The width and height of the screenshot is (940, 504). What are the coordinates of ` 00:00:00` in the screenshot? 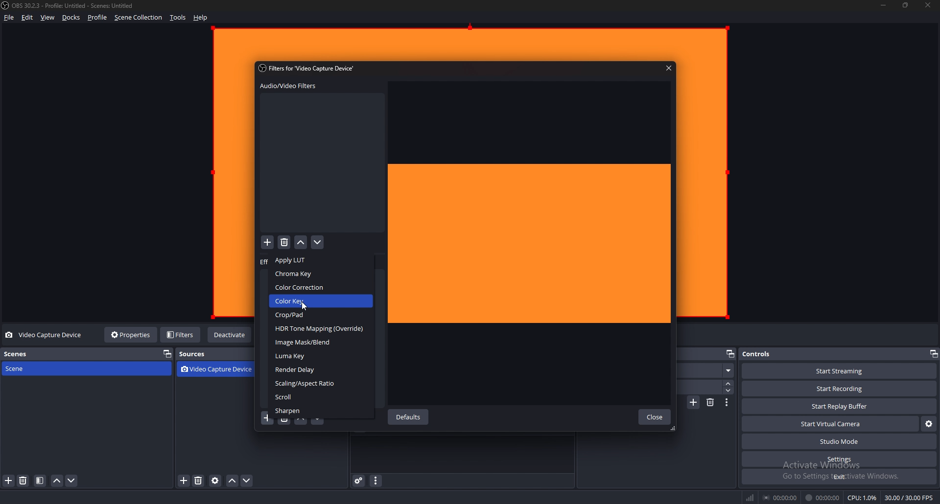 It's located at (822, 498).